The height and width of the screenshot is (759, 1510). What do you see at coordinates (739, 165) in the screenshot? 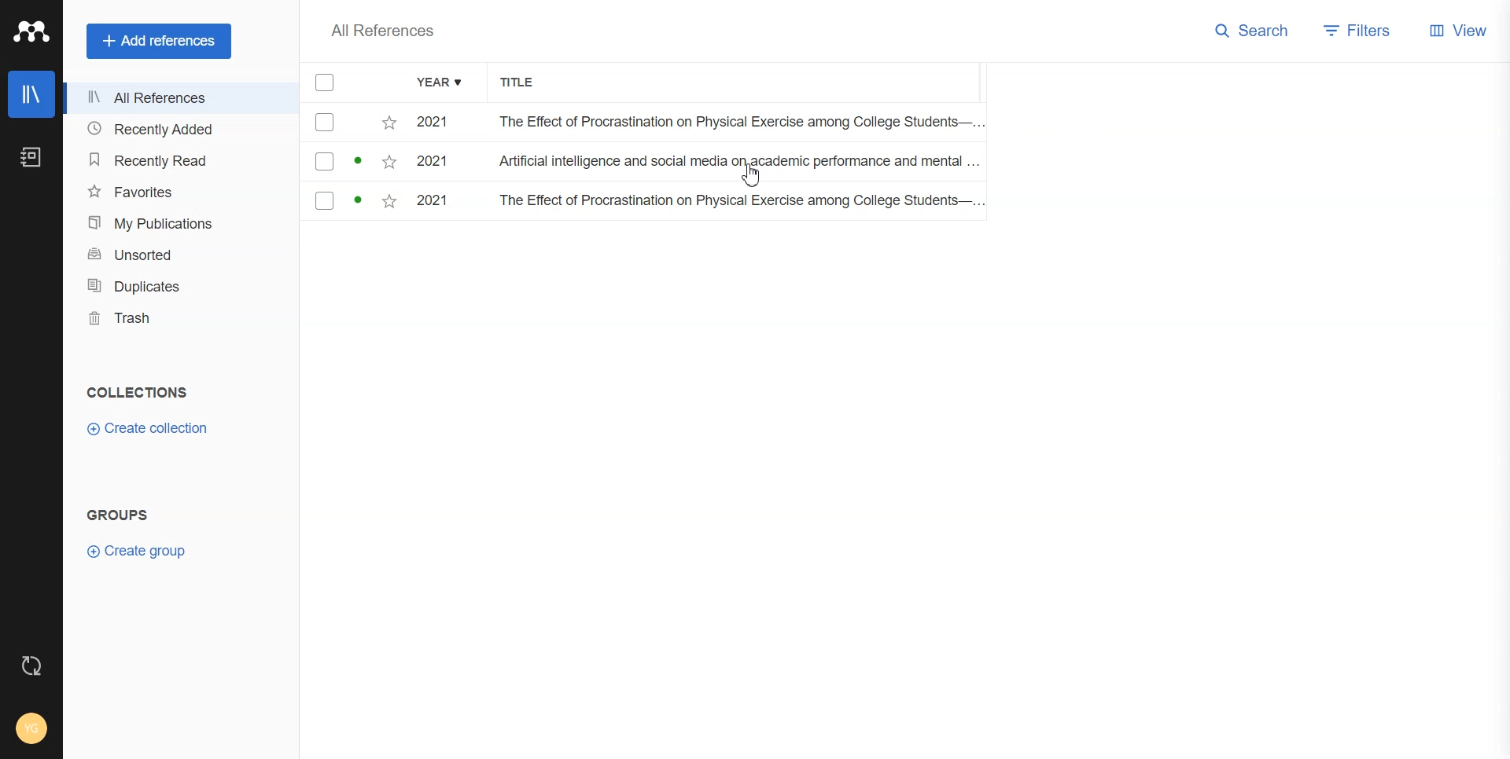
I see `Artificial intelligence and social media on academic performance and mental...` at bounding box center [739, 165].